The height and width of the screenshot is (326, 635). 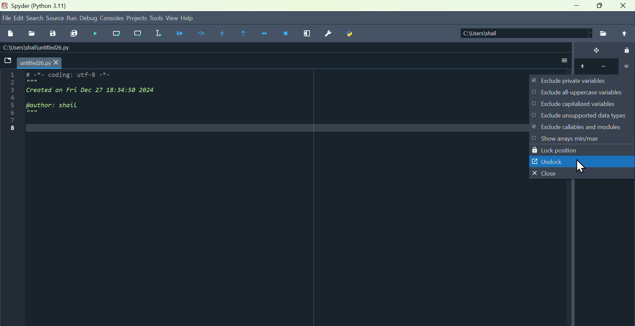 What do you see at coordinates (244, 33) in the screenshot?
I see `continue execution until same function returns` at bounding box center [244, 33].